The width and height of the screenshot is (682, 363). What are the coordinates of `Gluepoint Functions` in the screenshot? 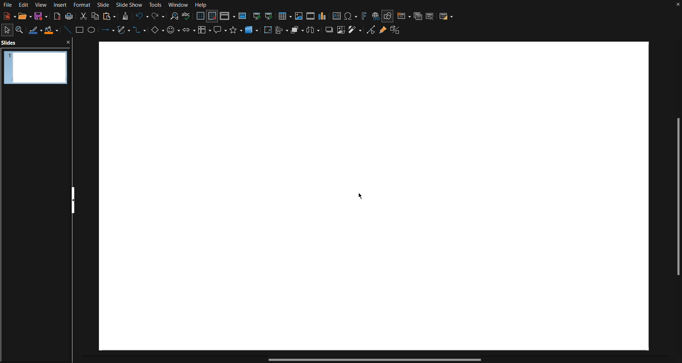 It's located at (383, 33).